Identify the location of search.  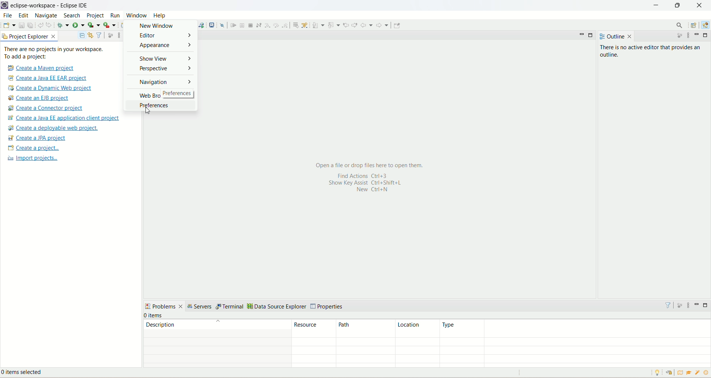
(73, 16).